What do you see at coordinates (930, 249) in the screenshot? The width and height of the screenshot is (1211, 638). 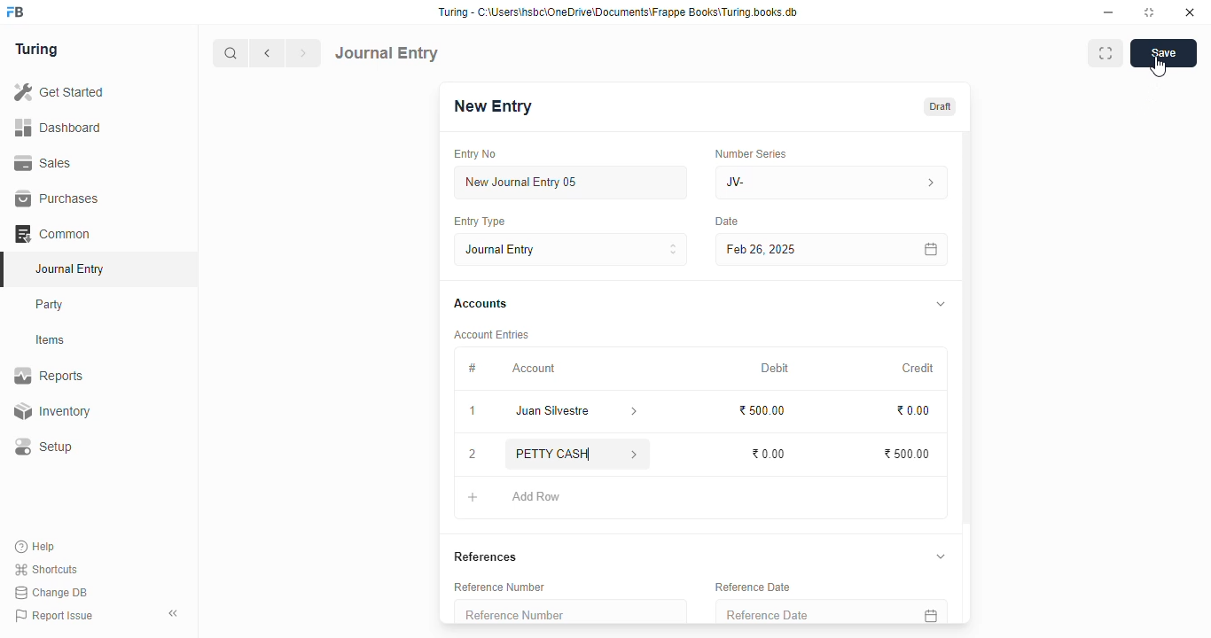 I see `calendar icon` at bounding box center [930, 249].